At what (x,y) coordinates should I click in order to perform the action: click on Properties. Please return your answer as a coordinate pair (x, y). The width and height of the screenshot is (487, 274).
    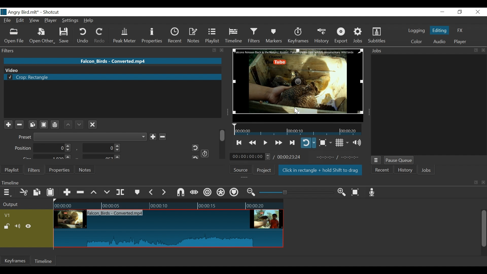
    Looking at the image, I should click on (153, 36).